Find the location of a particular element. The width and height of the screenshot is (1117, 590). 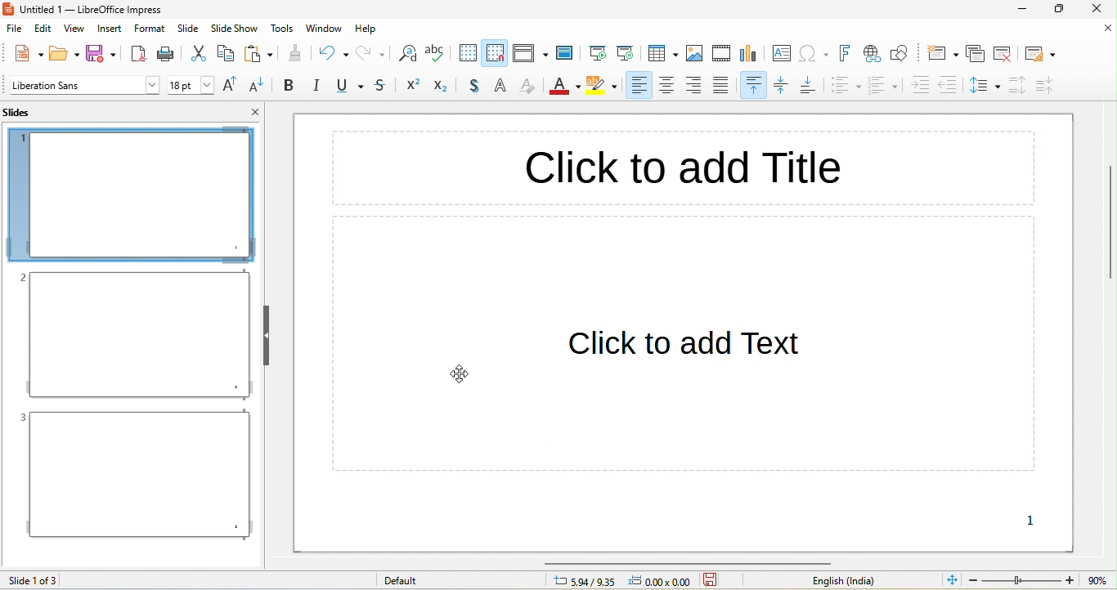

spelling is located at coordinates (437, 55).